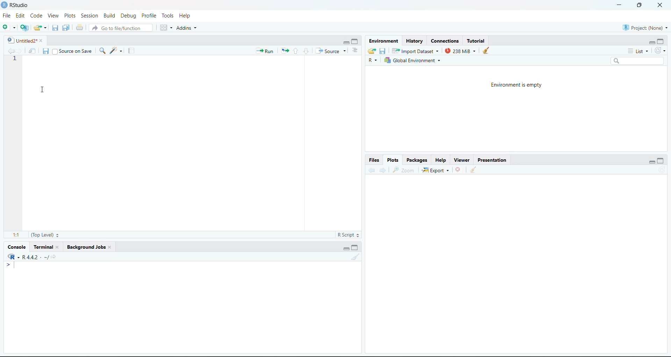 Image resolution: width=671 pixels, height=357 pixels. What do you see at coordinates (638, 51) in the screenshot?
I see `List` at bounding box center [638, 51].